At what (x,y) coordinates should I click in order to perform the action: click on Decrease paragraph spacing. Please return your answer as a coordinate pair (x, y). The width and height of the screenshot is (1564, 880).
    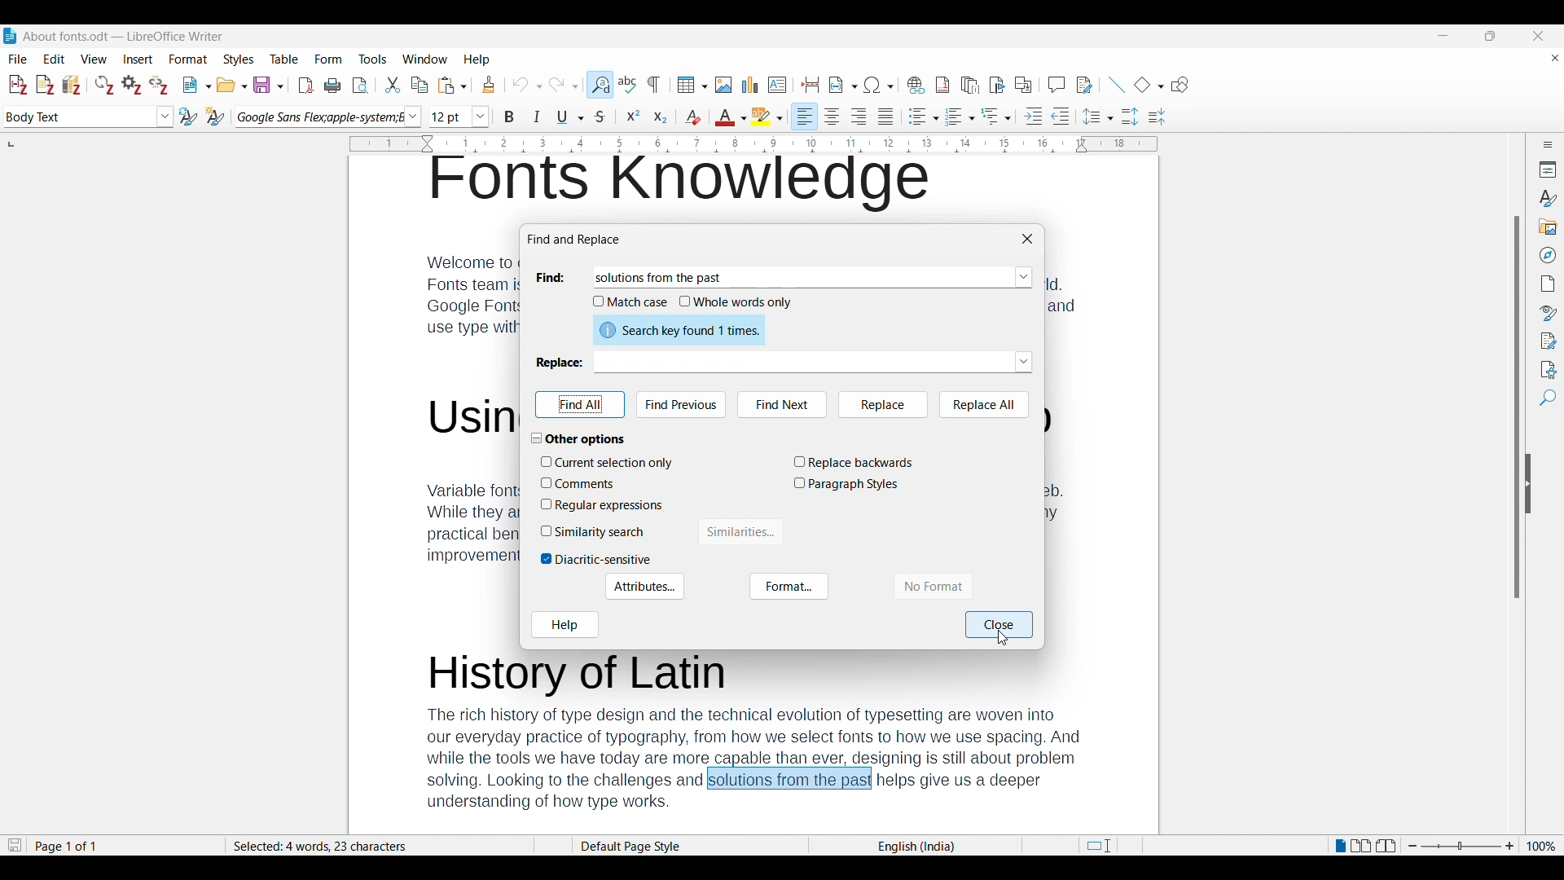
    Looking at the image, I should click on (1157, 117).